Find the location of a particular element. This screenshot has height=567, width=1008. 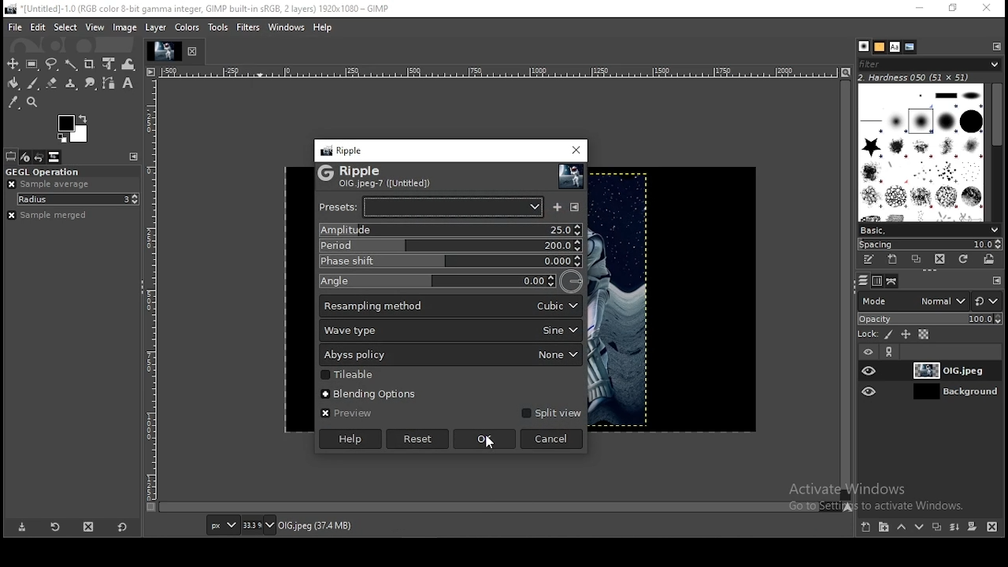

undo history is located at coordinates (40, 157).